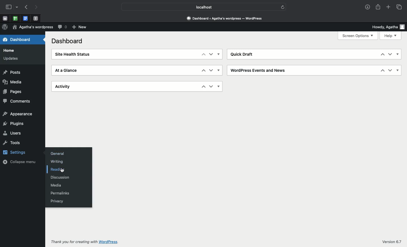 The height and width of the screenshot is (247, 407). What do you see at coordinates (211, 71) in the screenshot?
I see `Down` at bounding box center [211, 71].